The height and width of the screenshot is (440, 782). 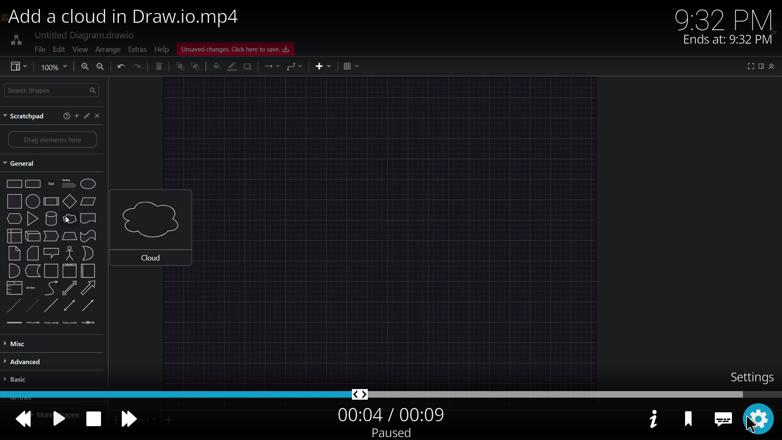 I want to click on video info, so click(x=651, y=419).